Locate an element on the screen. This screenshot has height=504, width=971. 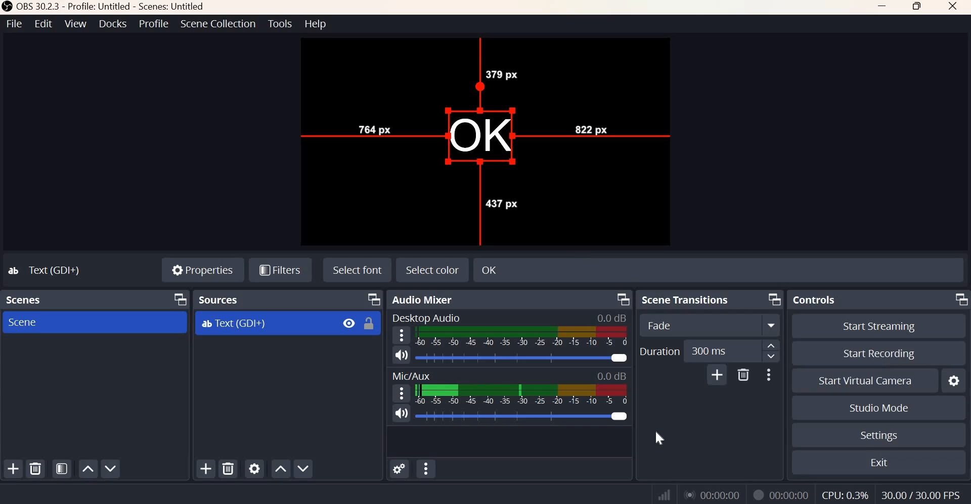
Scene transitions is located at coordinates (686, 299).